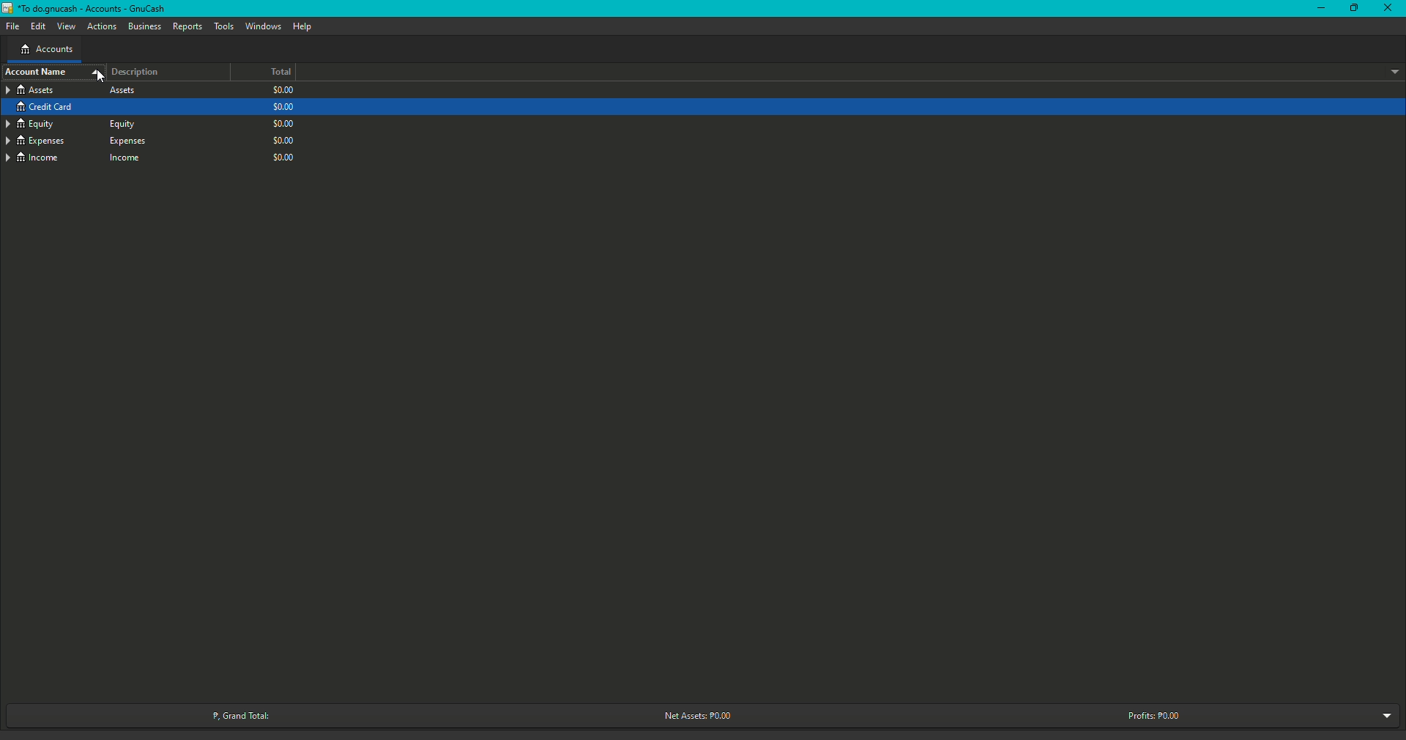 This screenshot has width=1406, height=740. What do you see at coordinates (100, 26) in the screenshot?
I see `Actions` at bounding box center [100, 26].